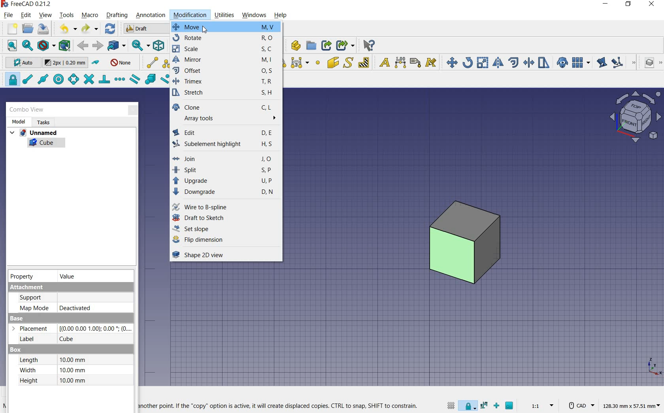 This screenshot has width=664, height=413. I want to click on undo, so click(65, 28).